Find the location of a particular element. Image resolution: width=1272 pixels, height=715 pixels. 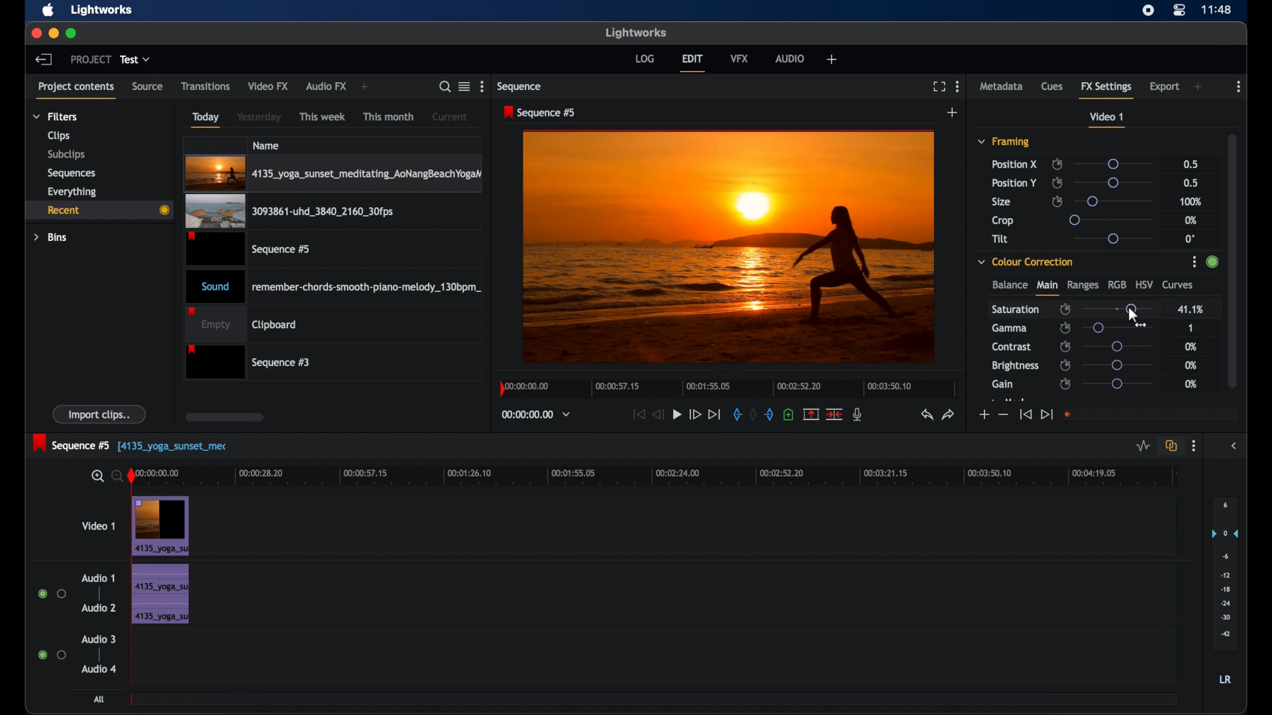

slider is located at coordinates (1112, 164).